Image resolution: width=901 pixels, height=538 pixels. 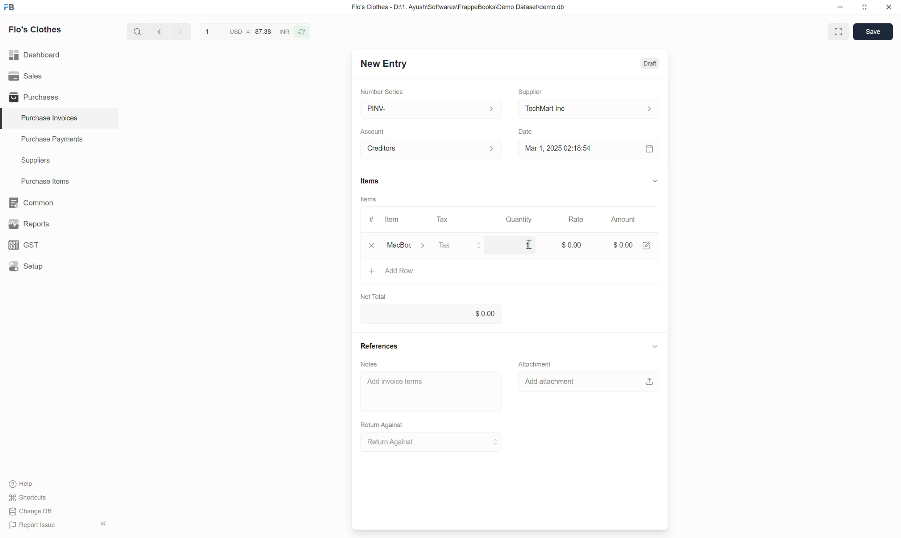 I want to click on Quantity, so click(x=518, y=219).